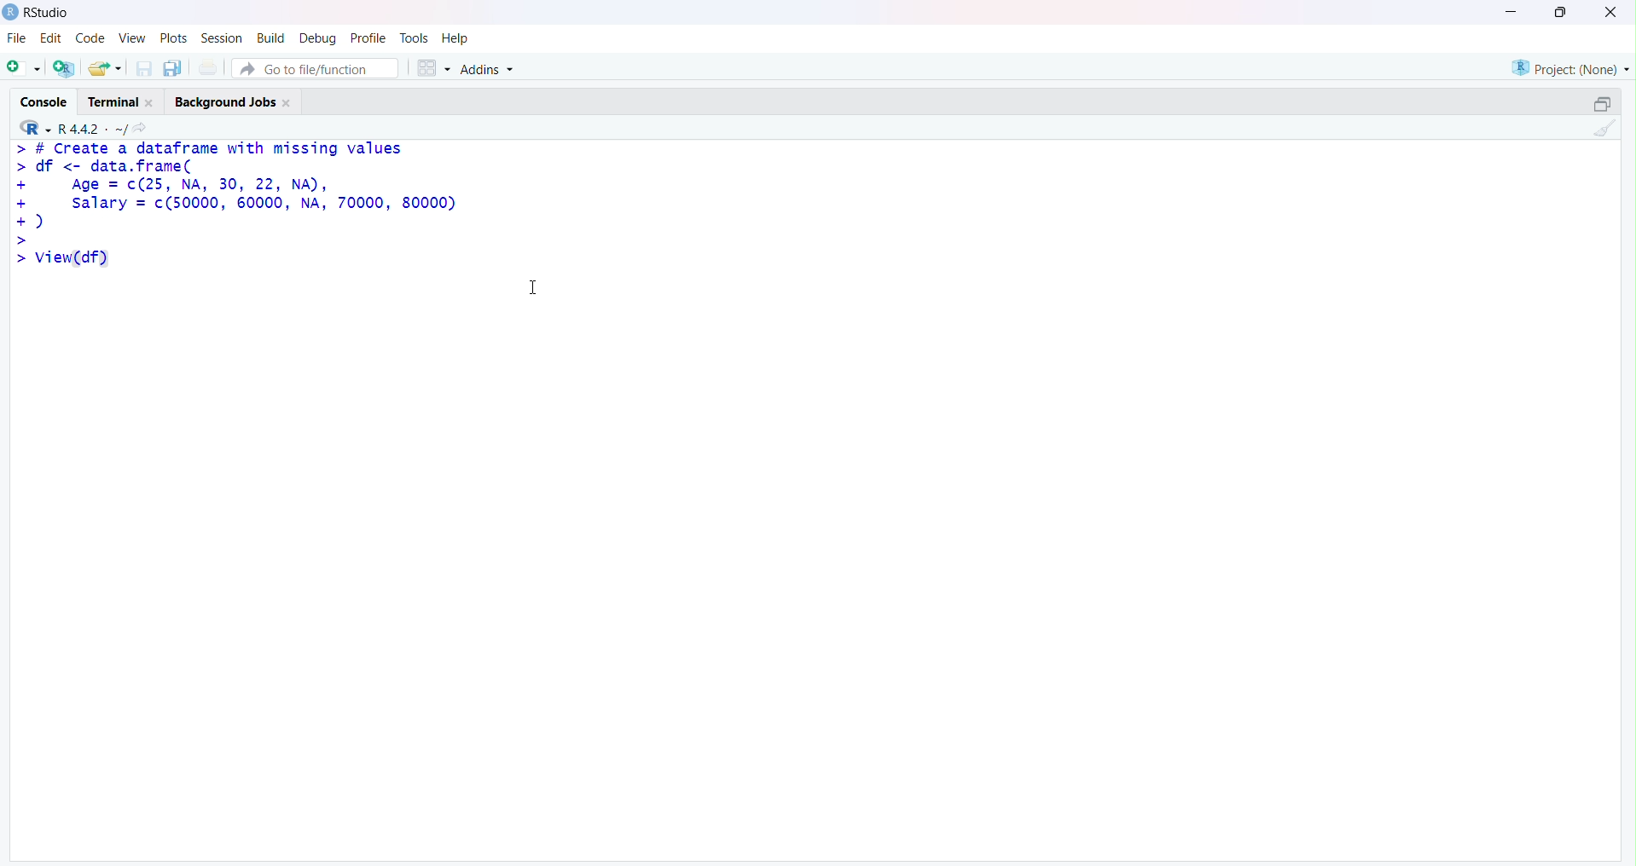 Image resolution: width=1636 pixels, height=866 pixels. What do you see at coordinates (1563, 13) in the screenshot?
I see `Maximize` at bounding box center [1563, 13].